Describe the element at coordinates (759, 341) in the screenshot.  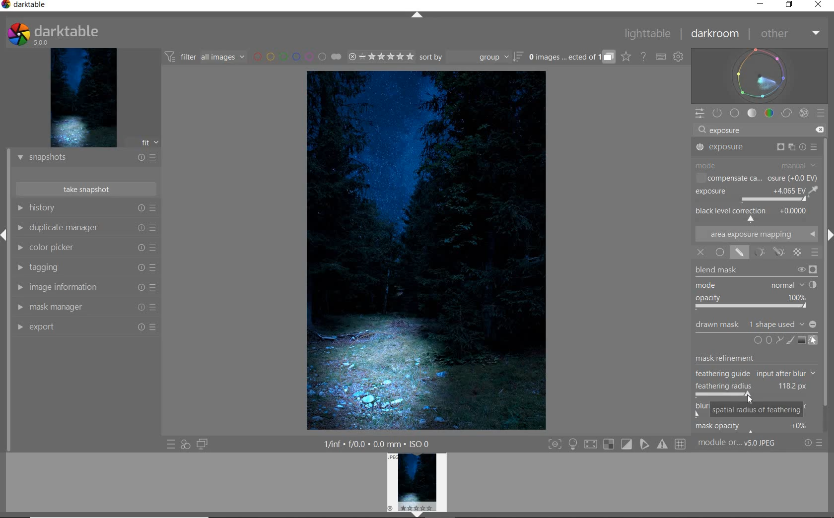
I see `ADD CIRCLE` at that location.